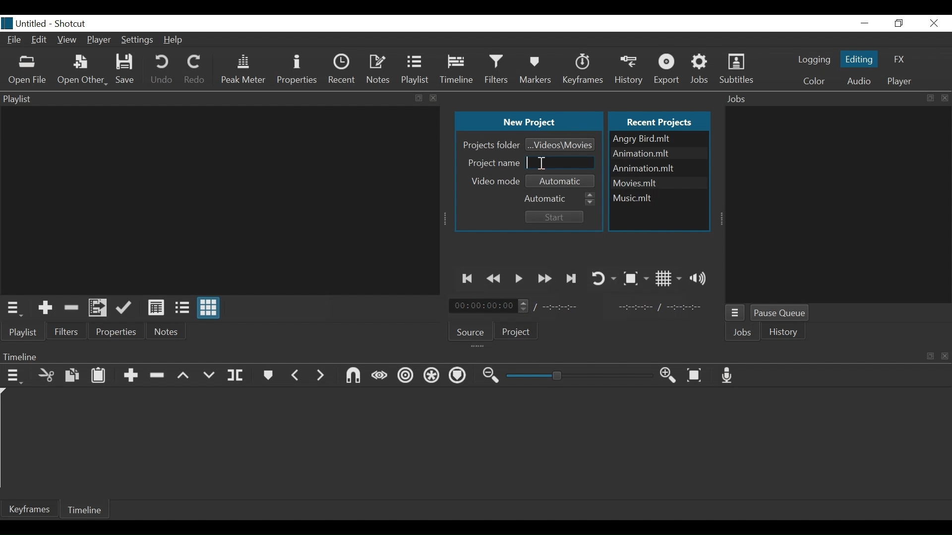 This screenshot has width=952, height=535. What do you see at coordinates (209, 375) in the screenshot?
I see `Overwrite` at bounding box center [209, 375].